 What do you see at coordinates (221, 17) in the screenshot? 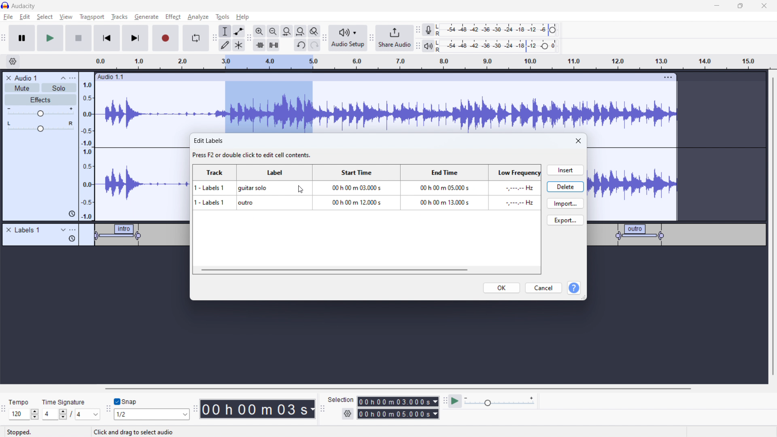
I see `tools` at bounding box center [221, 17].